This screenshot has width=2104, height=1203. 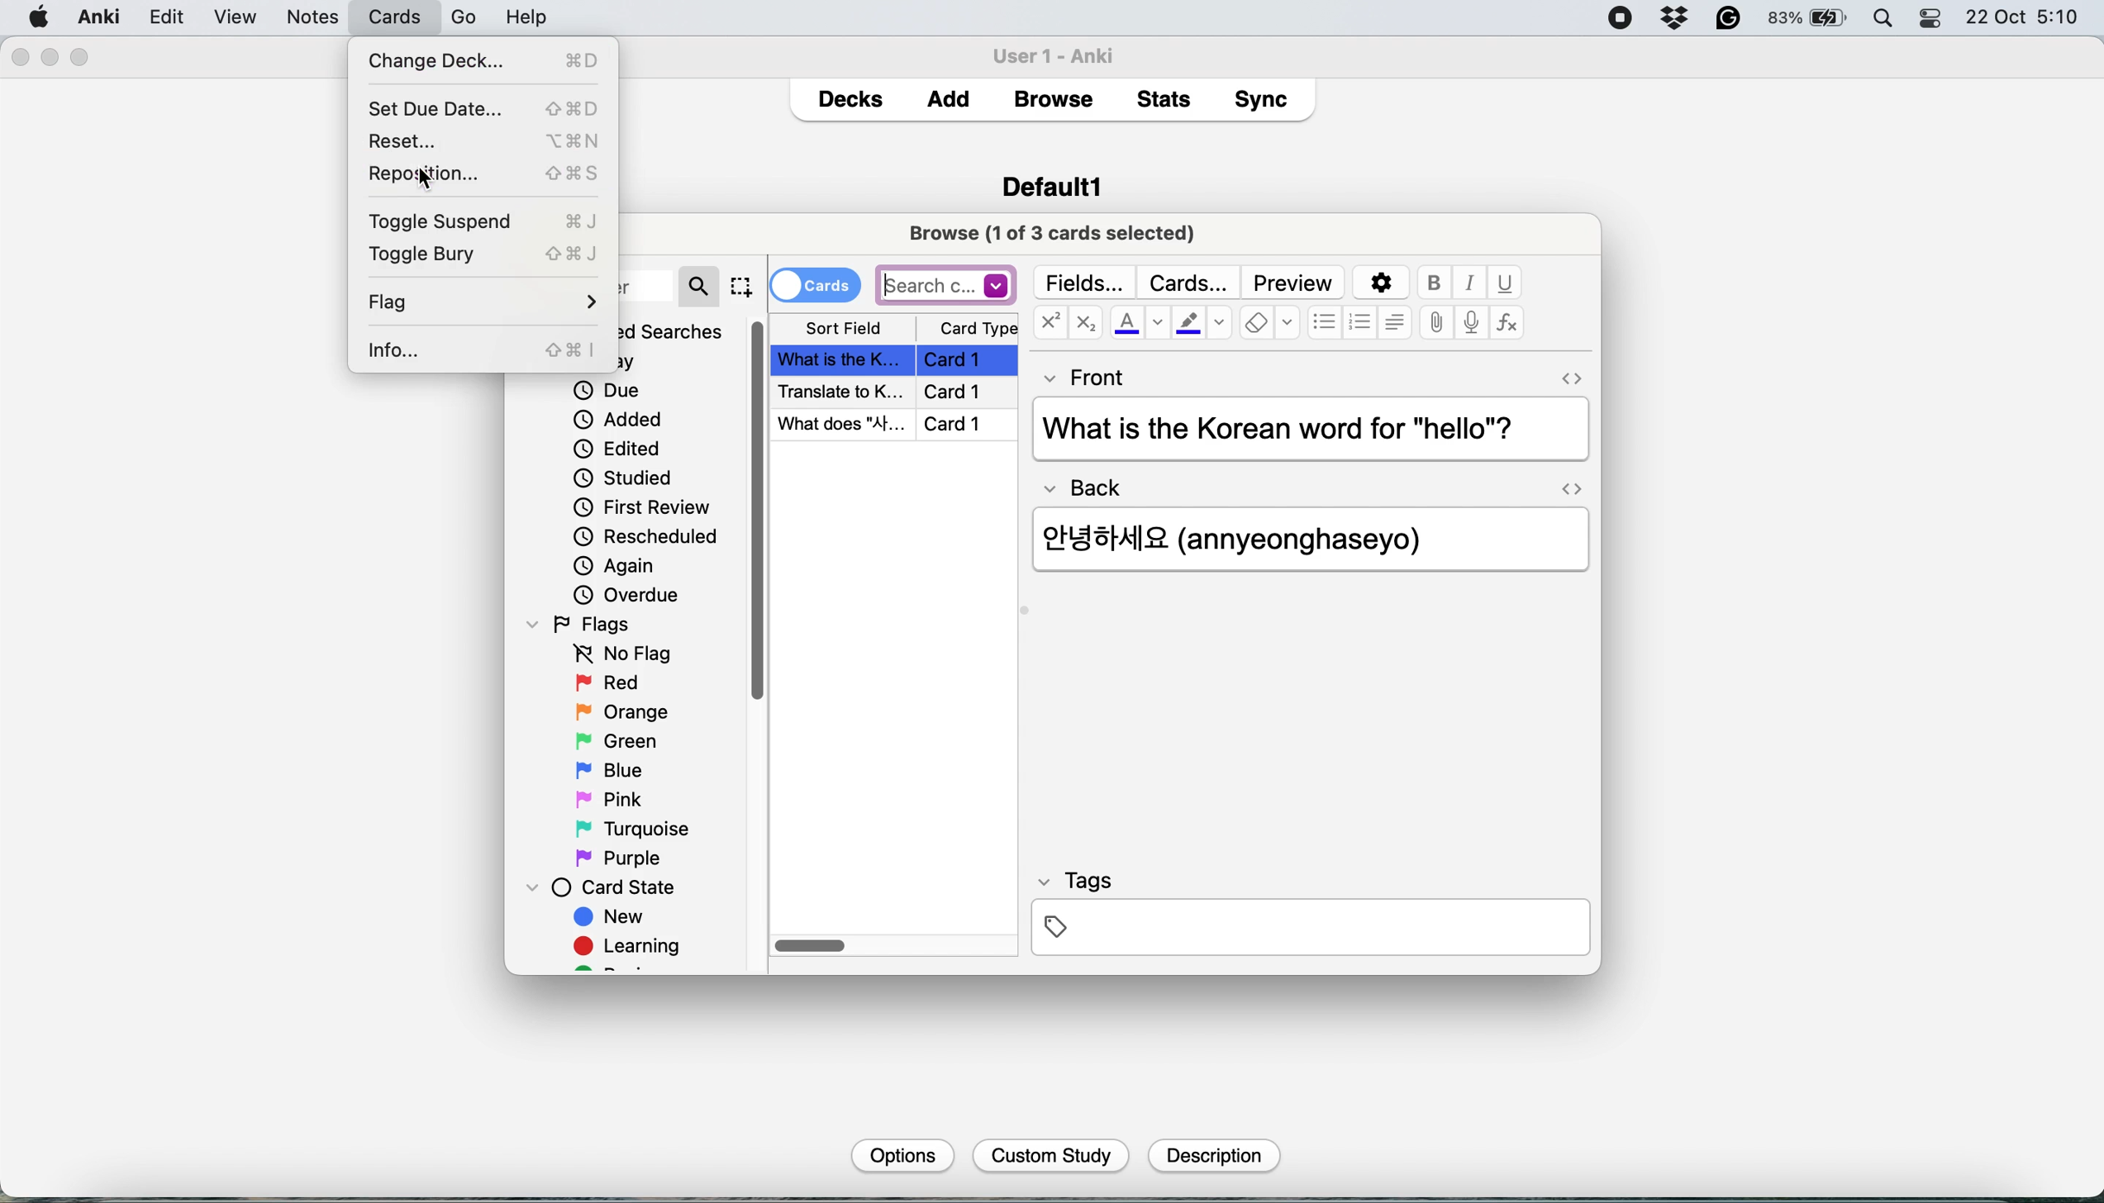 I want to click on bold, so click(x=1438, y=283).